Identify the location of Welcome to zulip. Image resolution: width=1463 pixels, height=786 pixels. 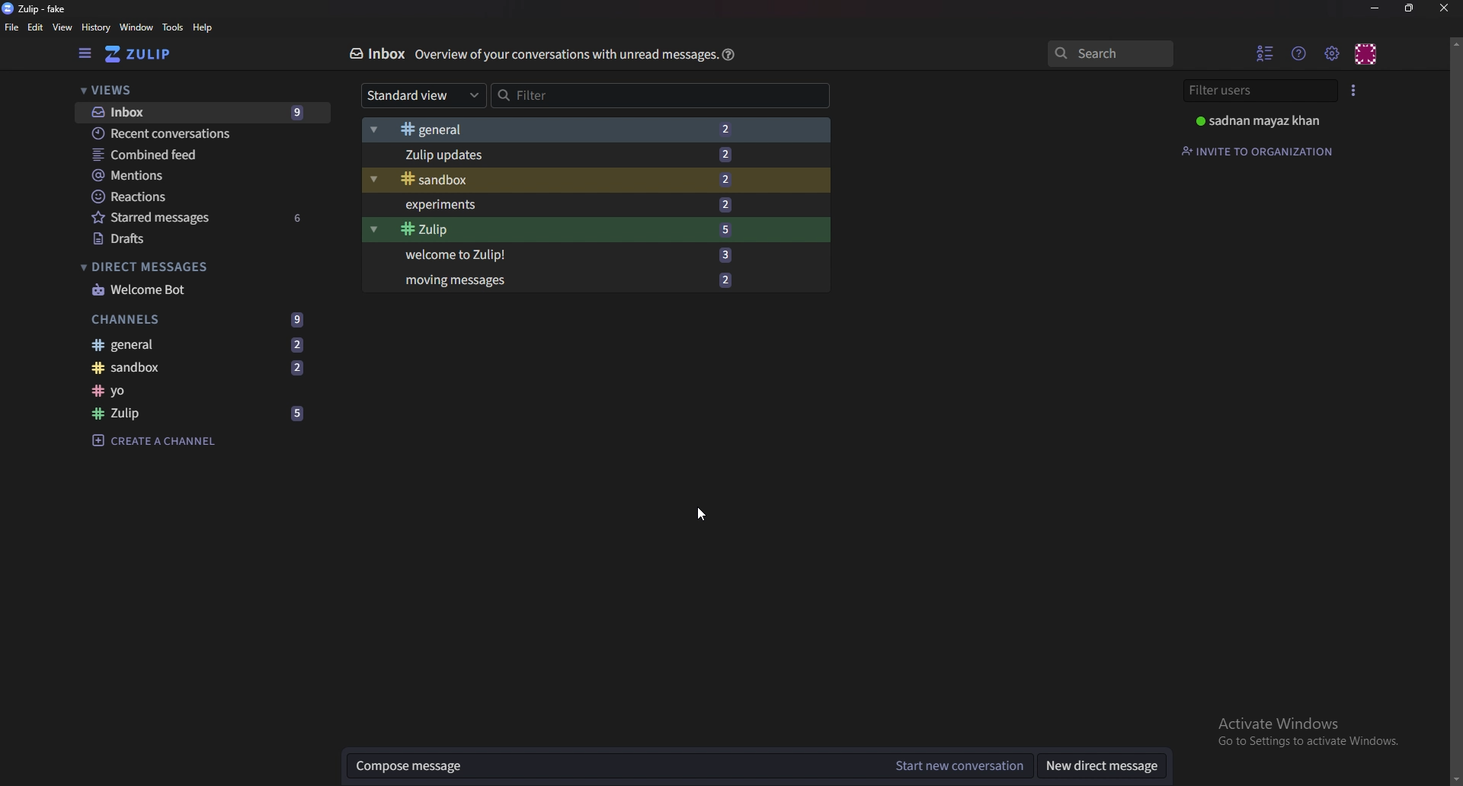
(594, 257).